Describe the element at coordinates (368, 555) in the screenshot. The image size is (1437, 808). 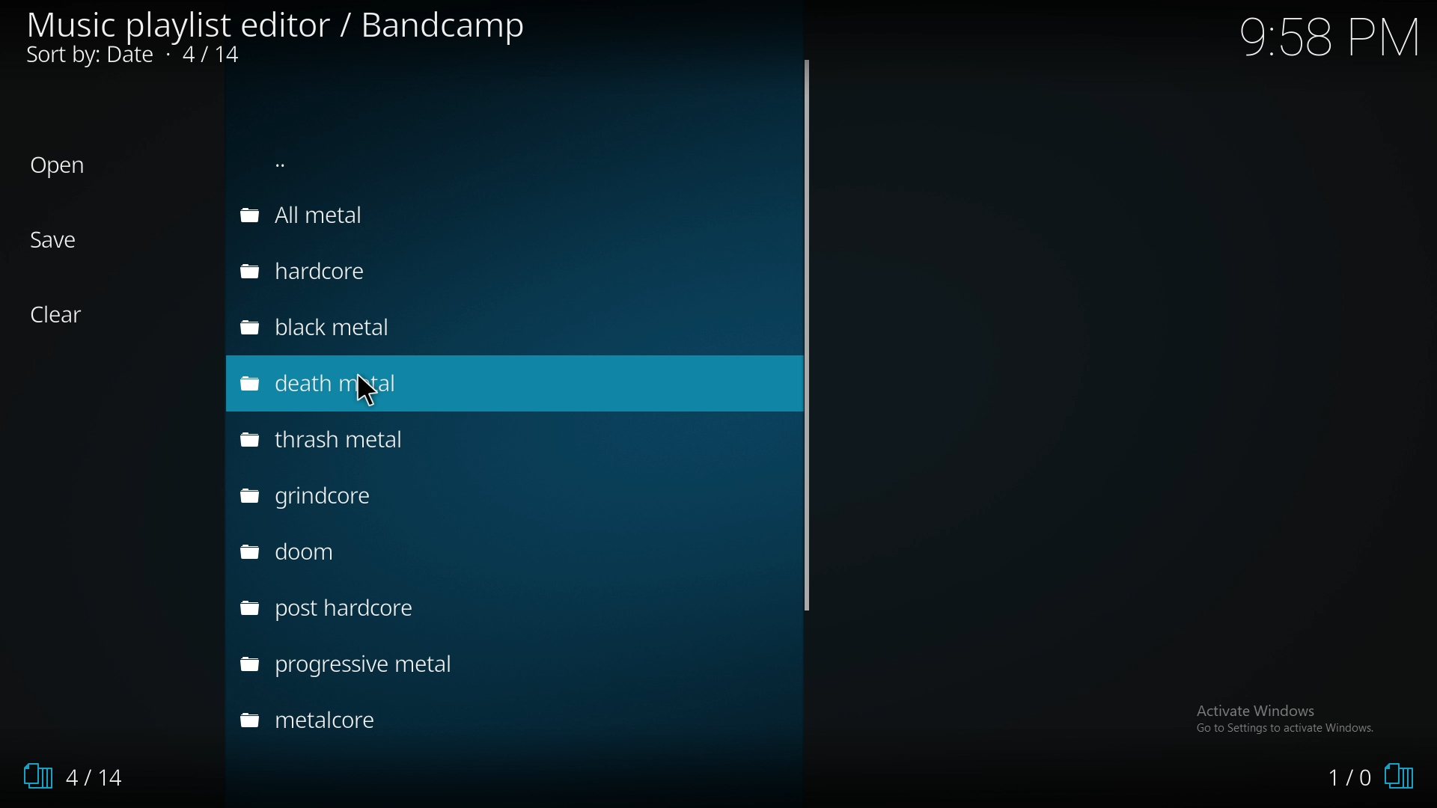
I see `music genre` at that location.